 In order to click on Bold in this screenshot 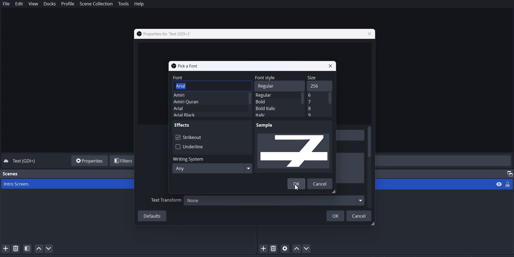, I will do `click(269, 102)`.